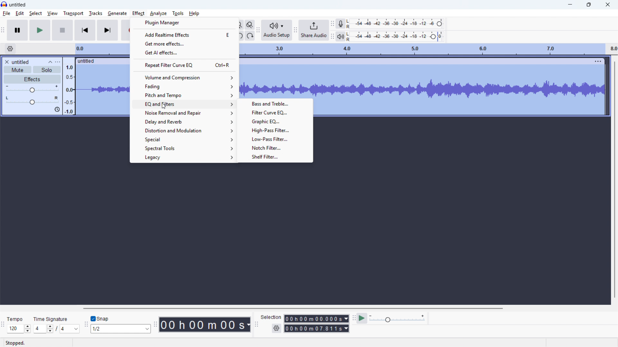 This screenshot has height=347, width=618. I want to click on generate, so click(117, 13).